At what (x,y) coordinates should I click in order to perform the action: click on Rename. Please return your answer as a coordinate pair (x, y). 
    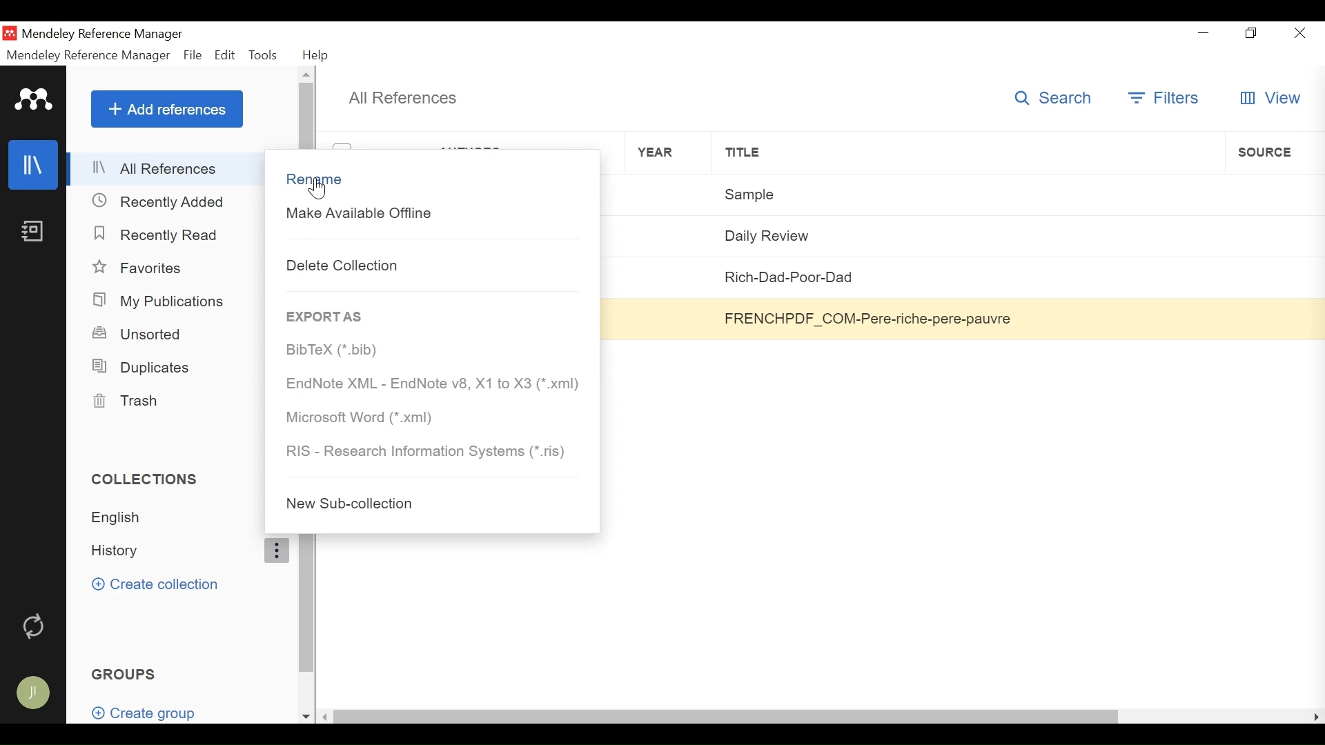
    Looking at the image, I should click on (430, 179).